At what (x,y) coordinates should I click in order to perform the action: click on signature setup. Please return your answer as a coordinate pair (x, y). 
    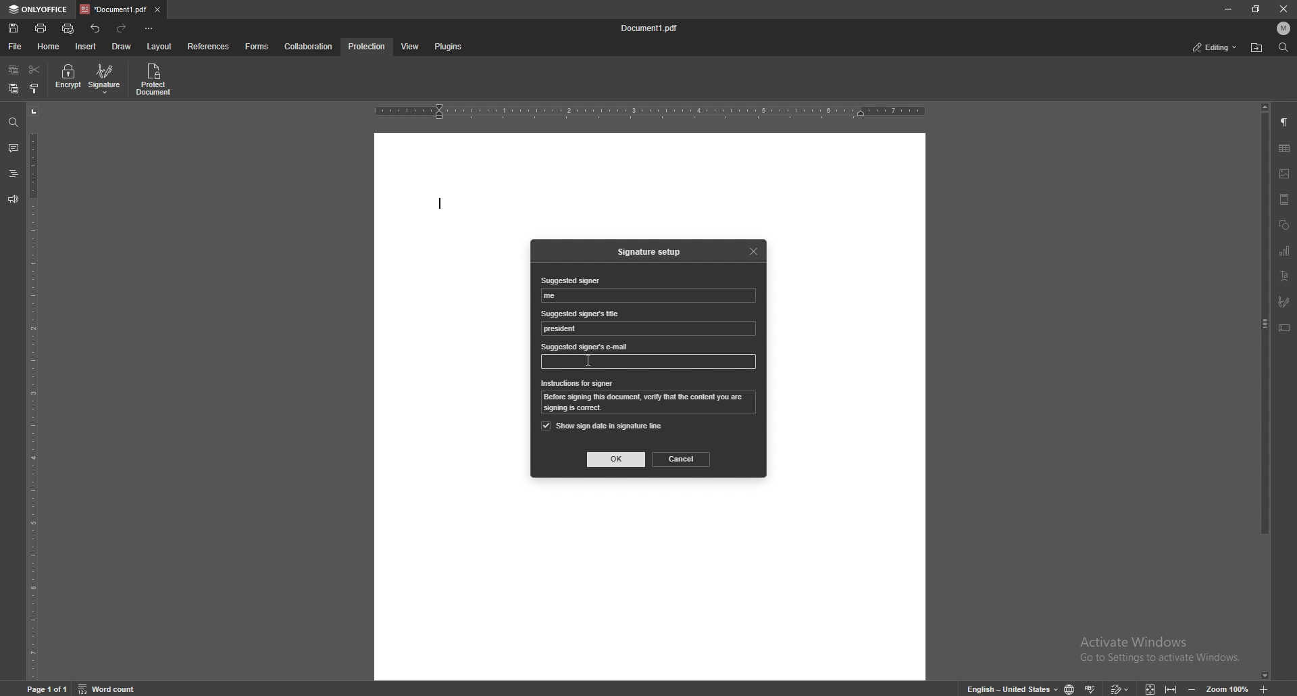
    Looking at the image, I should click on (652, 252).